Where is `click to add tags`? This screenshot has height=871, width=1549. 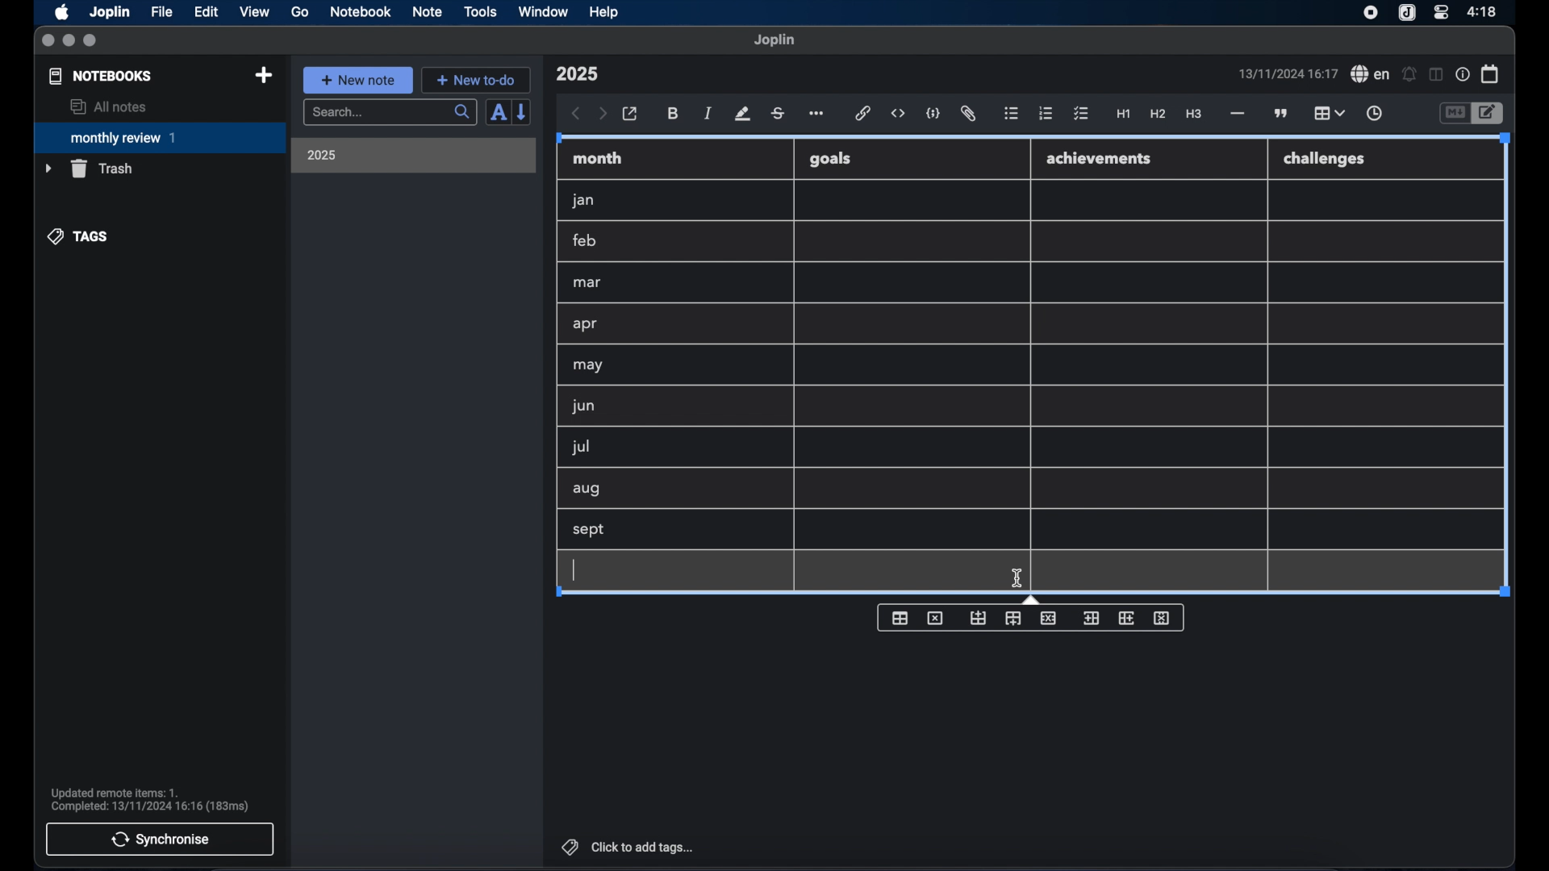
click to add tags is located at coordinates (629, 847).